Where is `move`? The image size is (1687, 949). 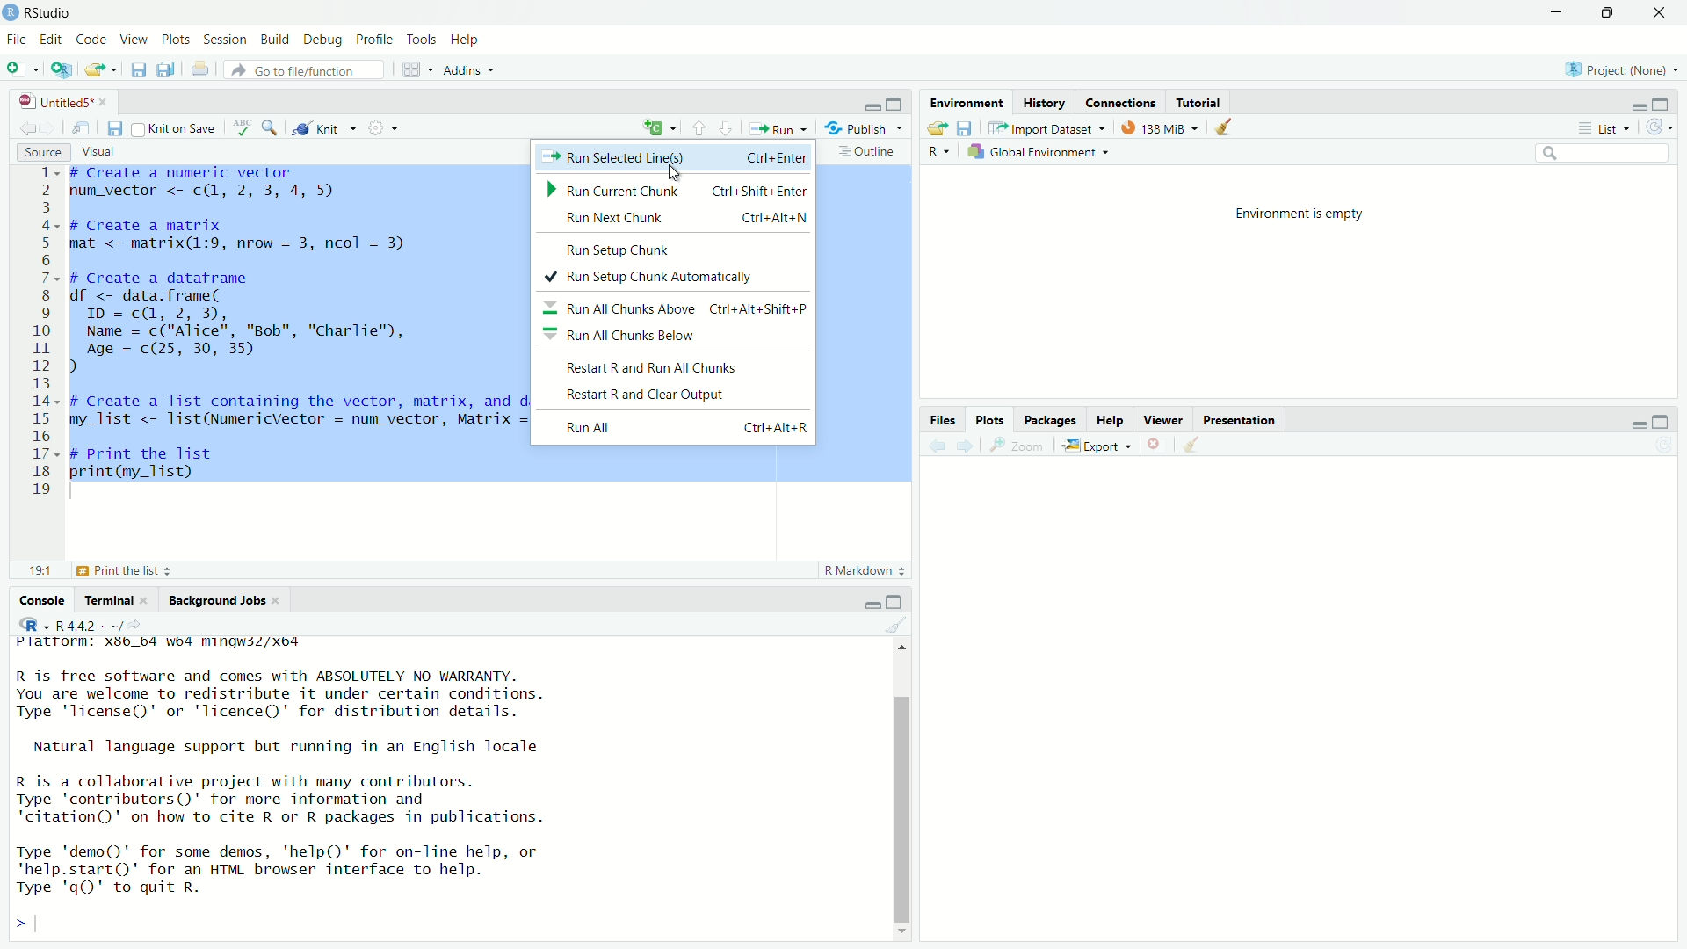
move is located at coordinates (84, 131).